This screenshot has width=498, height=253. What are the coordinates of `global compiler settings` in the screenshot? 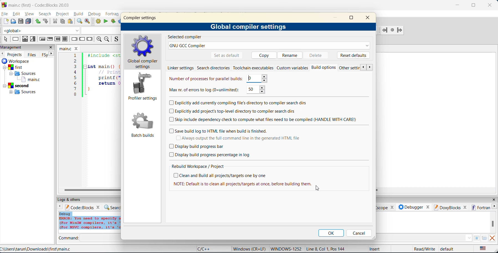 It's located at (250, 27).